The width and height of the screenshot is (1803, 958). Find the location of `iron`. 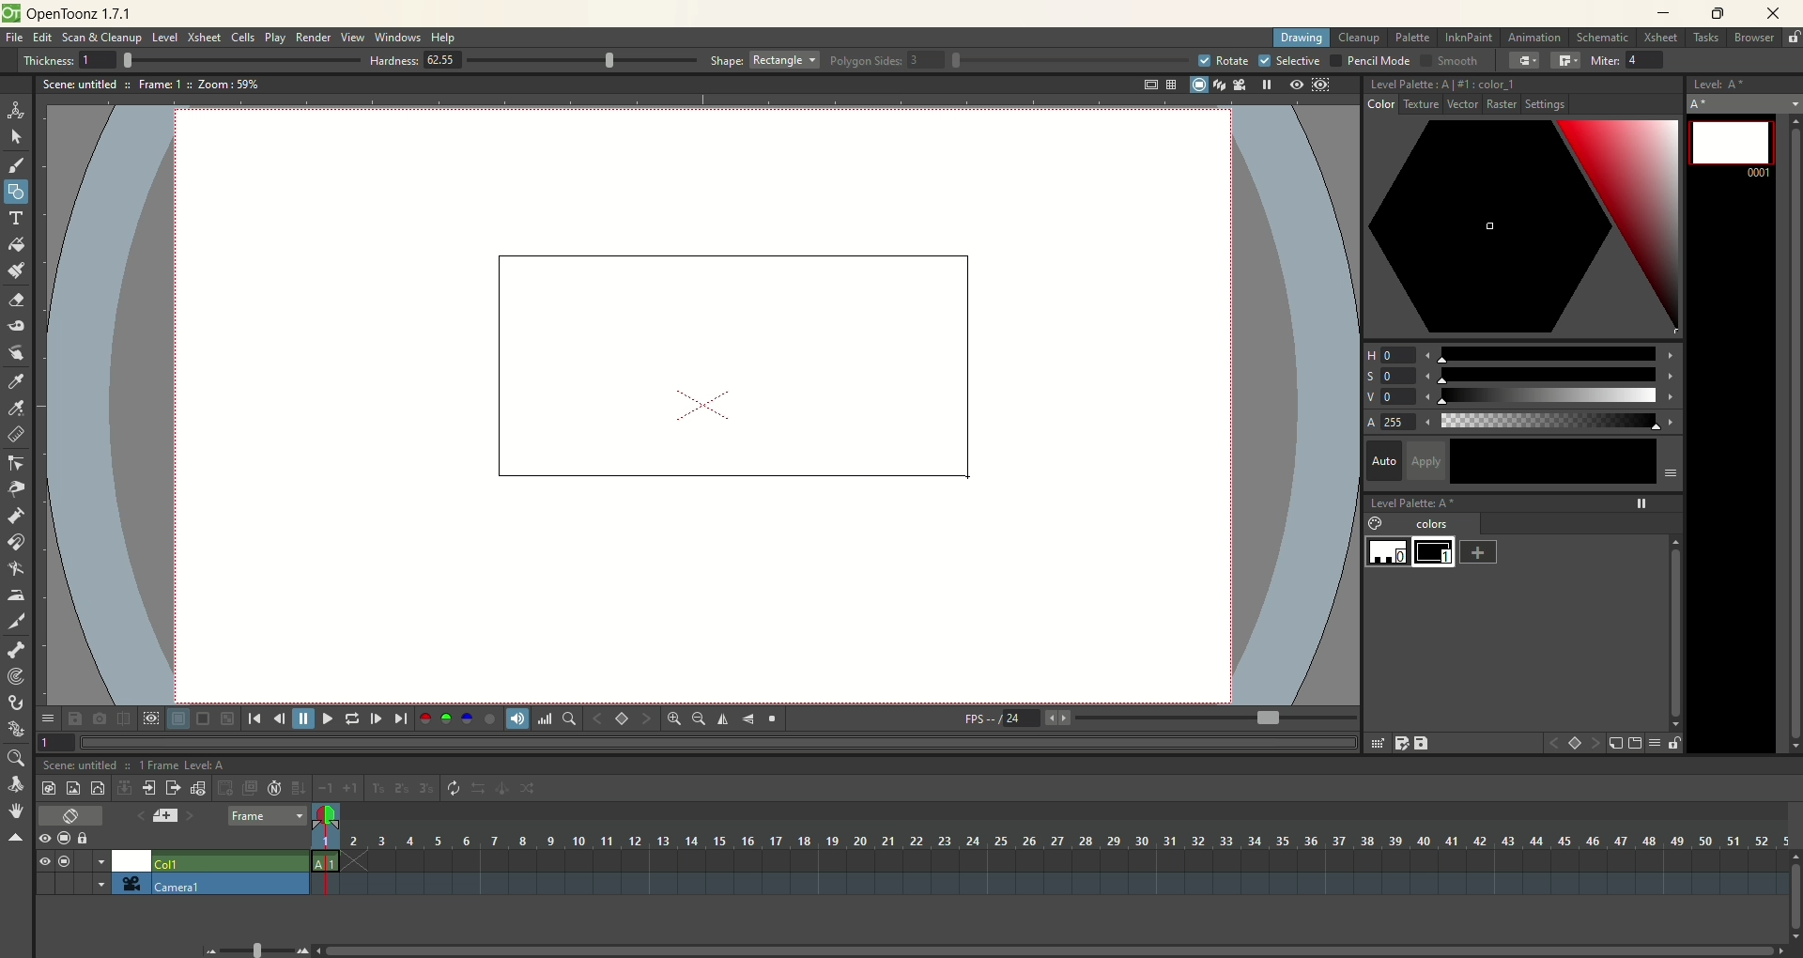

iron is located at coordinates (15, 595).